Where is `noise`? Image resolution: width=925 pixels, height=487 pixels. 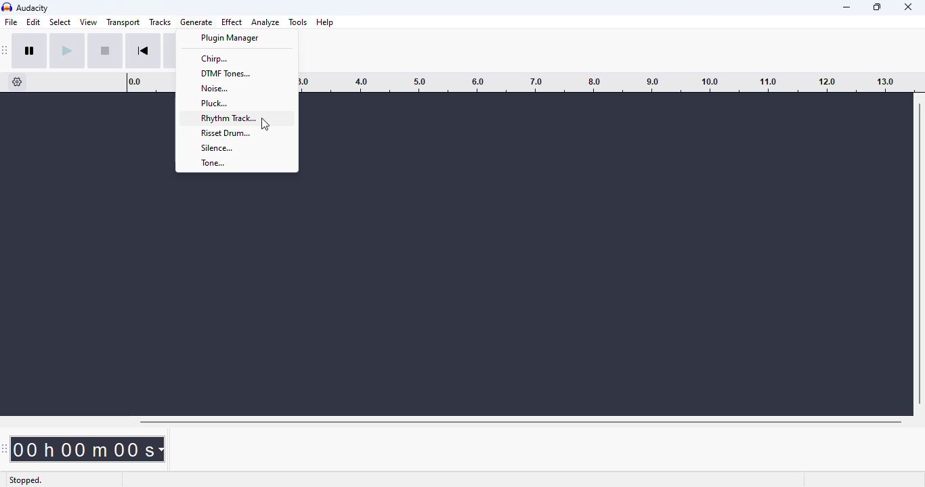 noise is located at coordinates (234, 88).